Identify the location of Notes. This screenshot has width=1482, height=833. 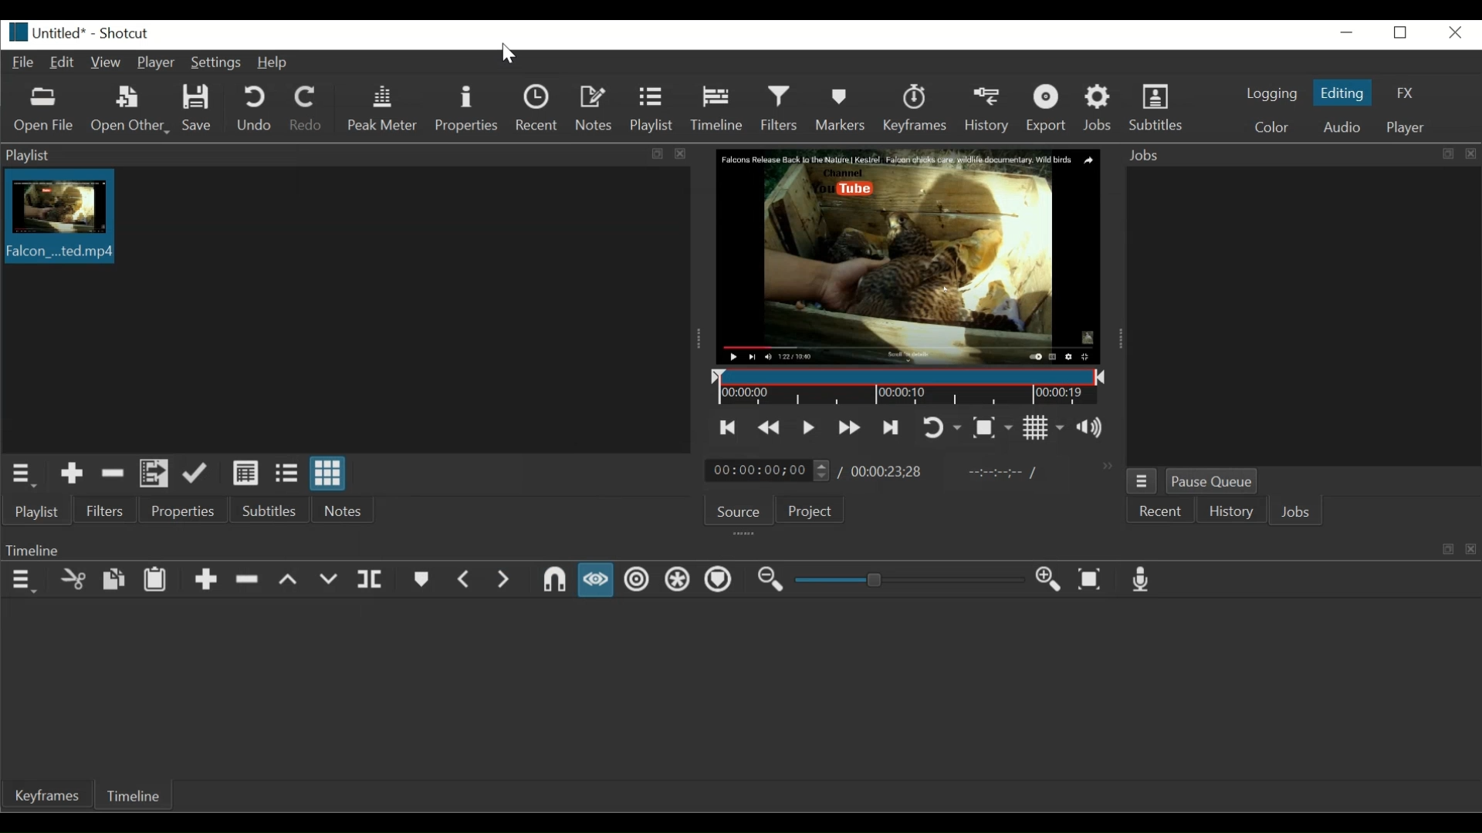
(597, 110).